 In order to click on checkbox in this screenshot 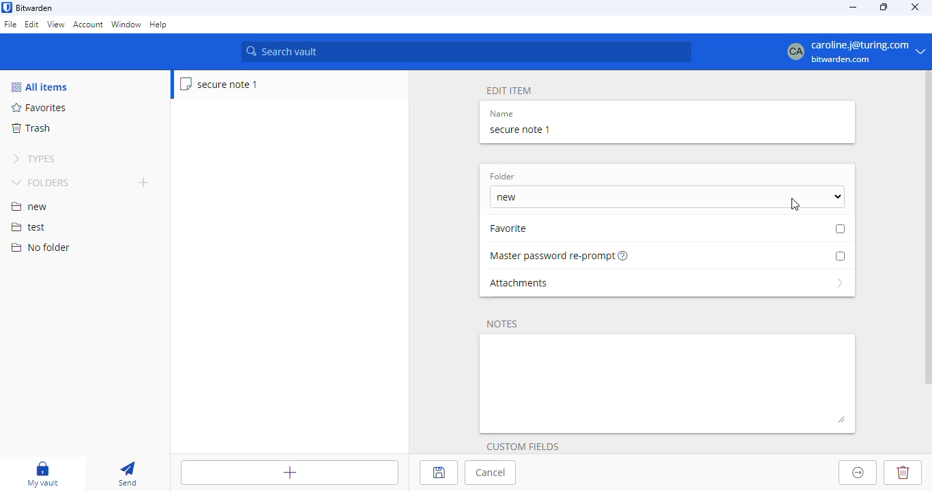, I will do `click(841, 228)`.